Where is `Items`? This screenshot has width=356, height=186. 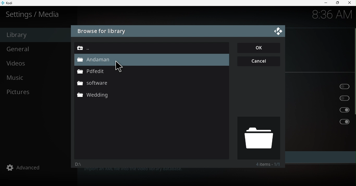
Items is located at coordinates (262, 163).